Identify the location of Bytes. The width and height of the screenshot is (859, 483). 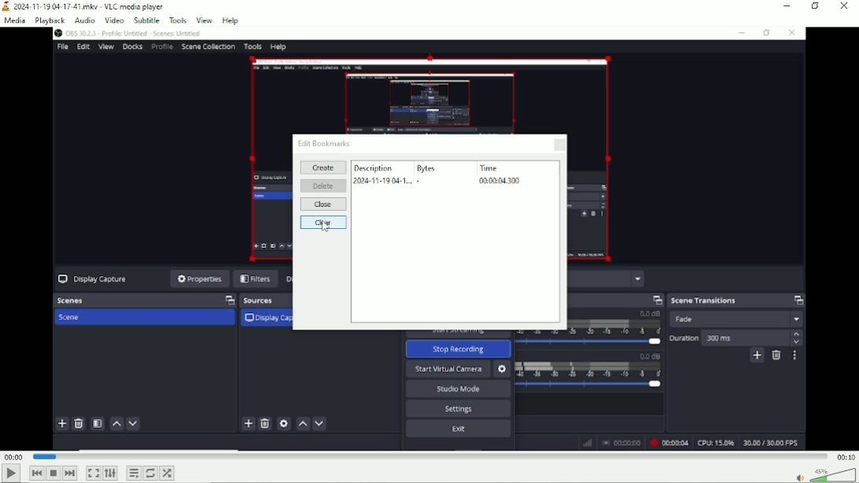
(429, 173).